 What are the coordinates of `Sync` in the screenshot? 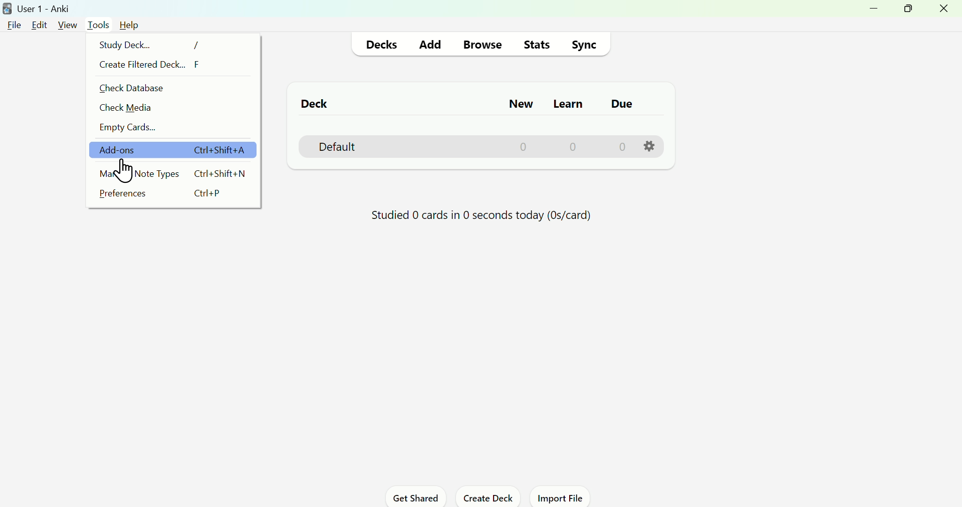 It's located at (585, 45).